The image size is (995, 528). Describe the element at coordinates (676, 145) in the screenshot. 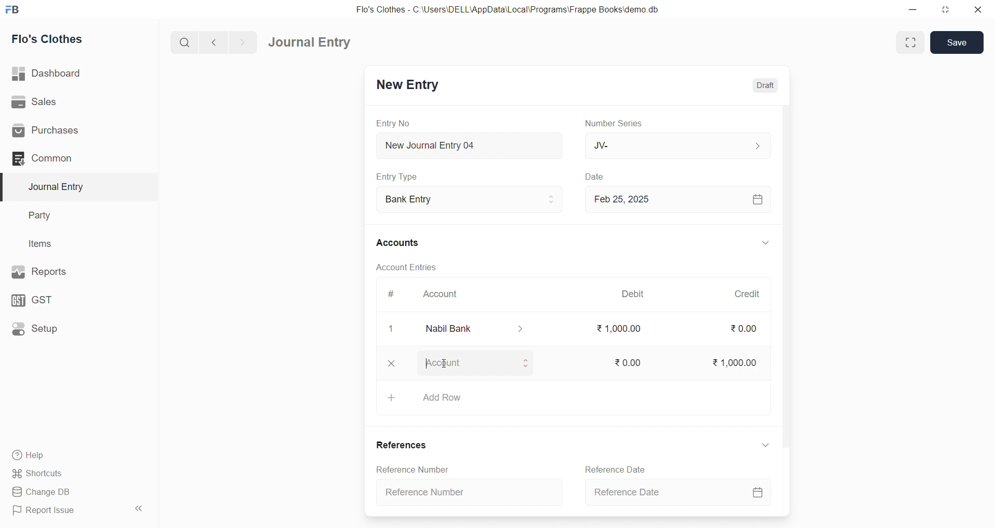

I see `JV-` at that location.